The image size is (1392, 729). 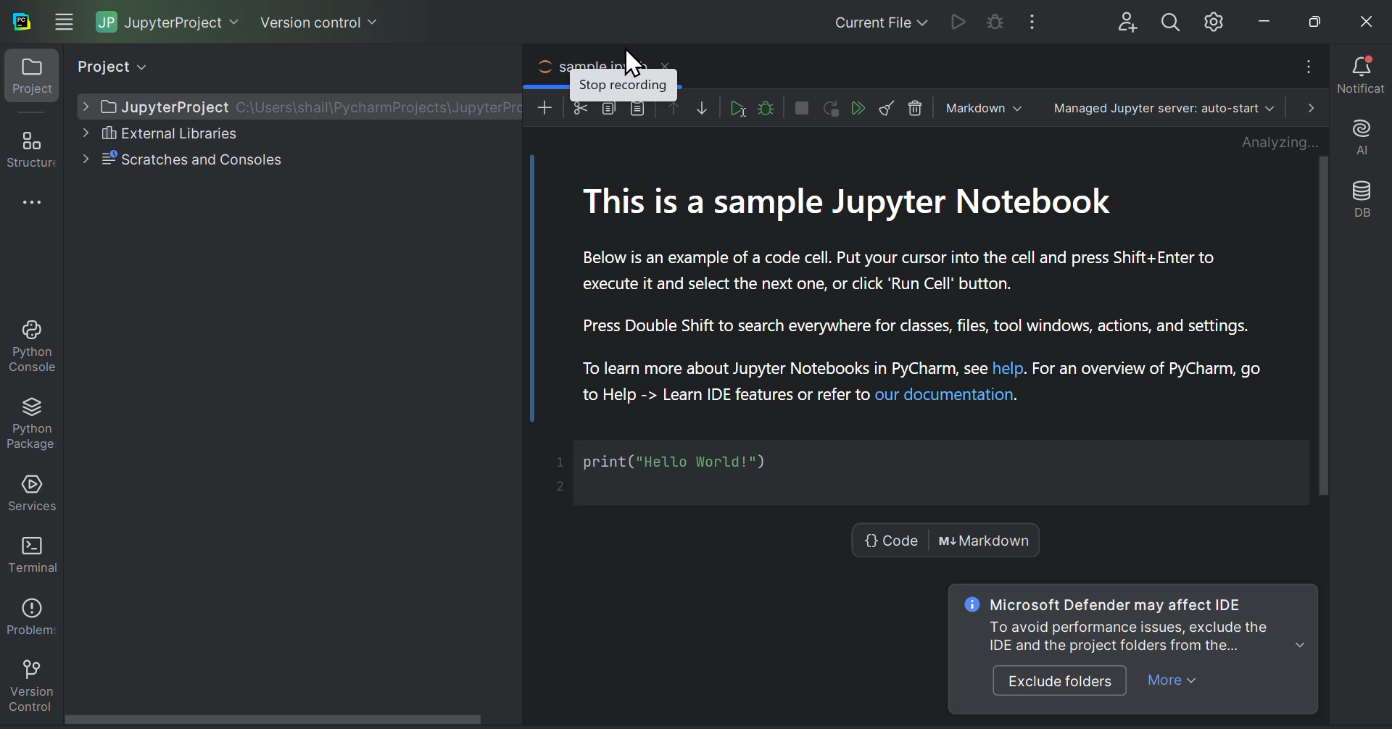 I want to click on Problems, so click(x=29, y=612).